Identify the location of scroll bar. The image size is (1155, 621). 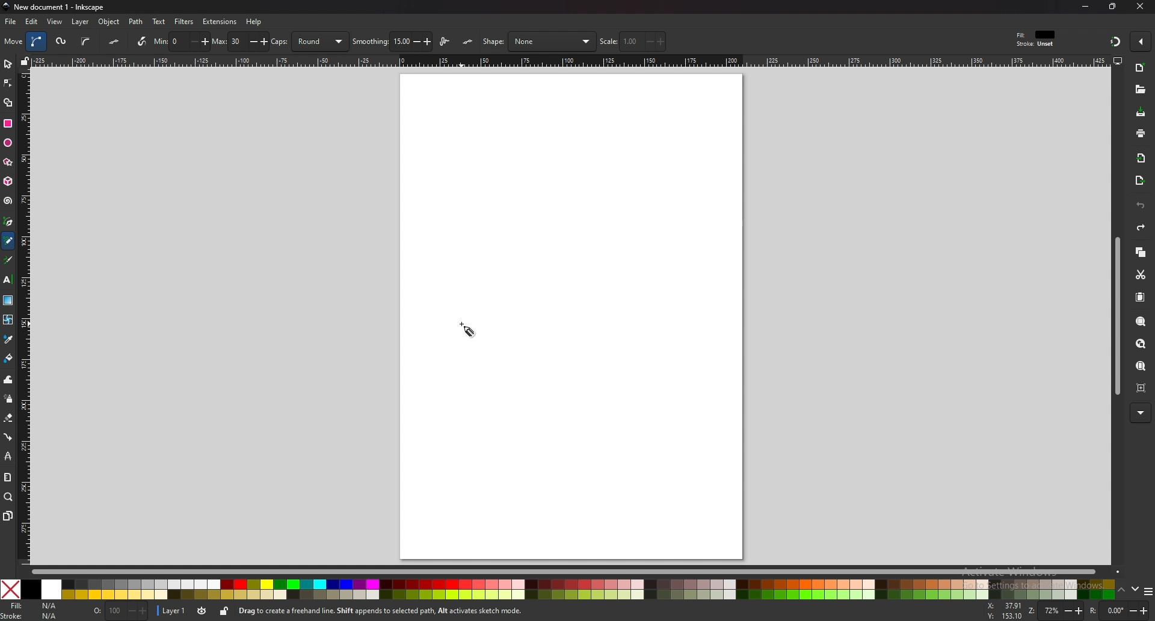
(1117, 317).